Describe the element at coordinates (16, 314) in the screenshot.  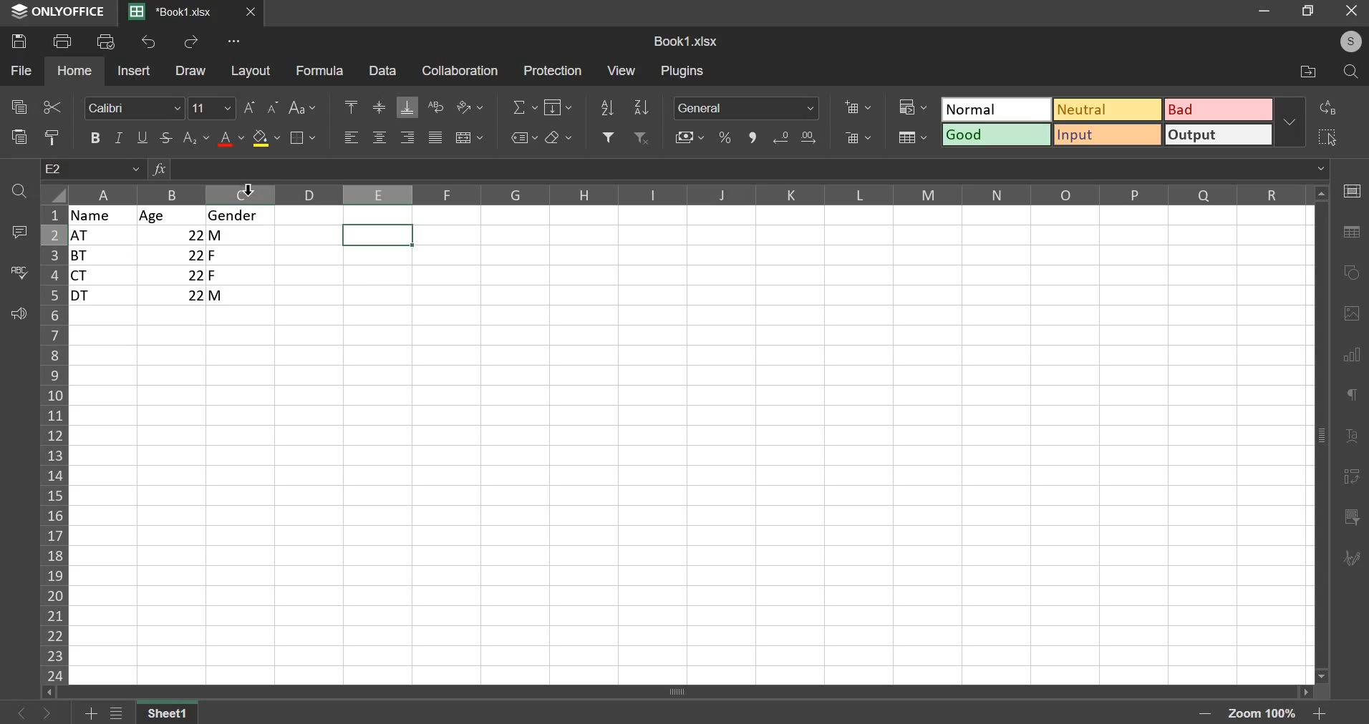
I see `feedback` at that location.